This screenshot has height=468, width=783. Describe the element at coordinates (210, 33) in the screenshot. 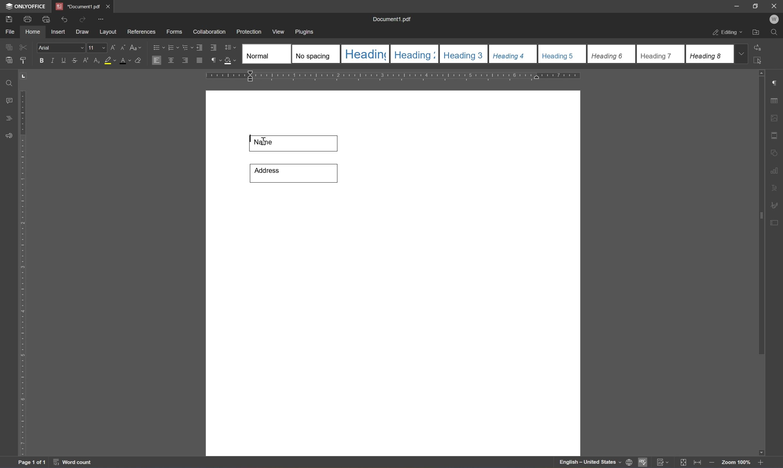

I see `collaboration` at that location.